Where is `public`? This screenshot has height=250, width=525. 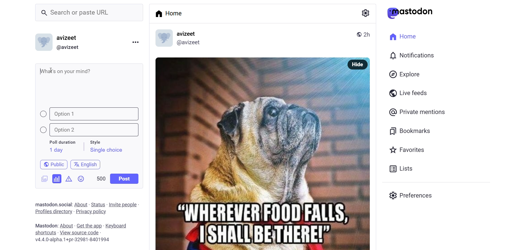
public is located at coordinates (357, 34).